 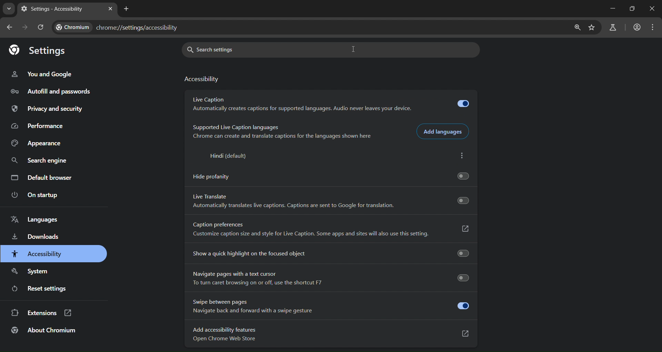 What do you see at coordinates (55, 9) in the screenshot?
I see `settings - accessibility` at bounding box center [55, 9].